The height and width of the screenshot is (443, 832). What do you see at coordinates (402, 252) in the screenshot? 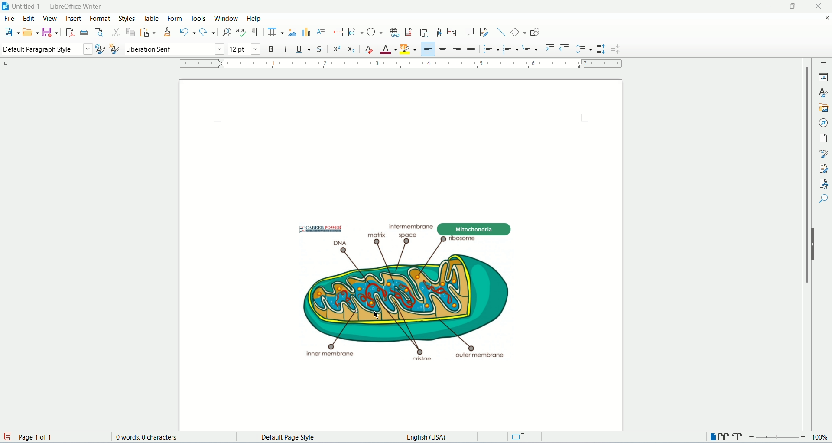
I see `main page` at bounding box center [402, 252].